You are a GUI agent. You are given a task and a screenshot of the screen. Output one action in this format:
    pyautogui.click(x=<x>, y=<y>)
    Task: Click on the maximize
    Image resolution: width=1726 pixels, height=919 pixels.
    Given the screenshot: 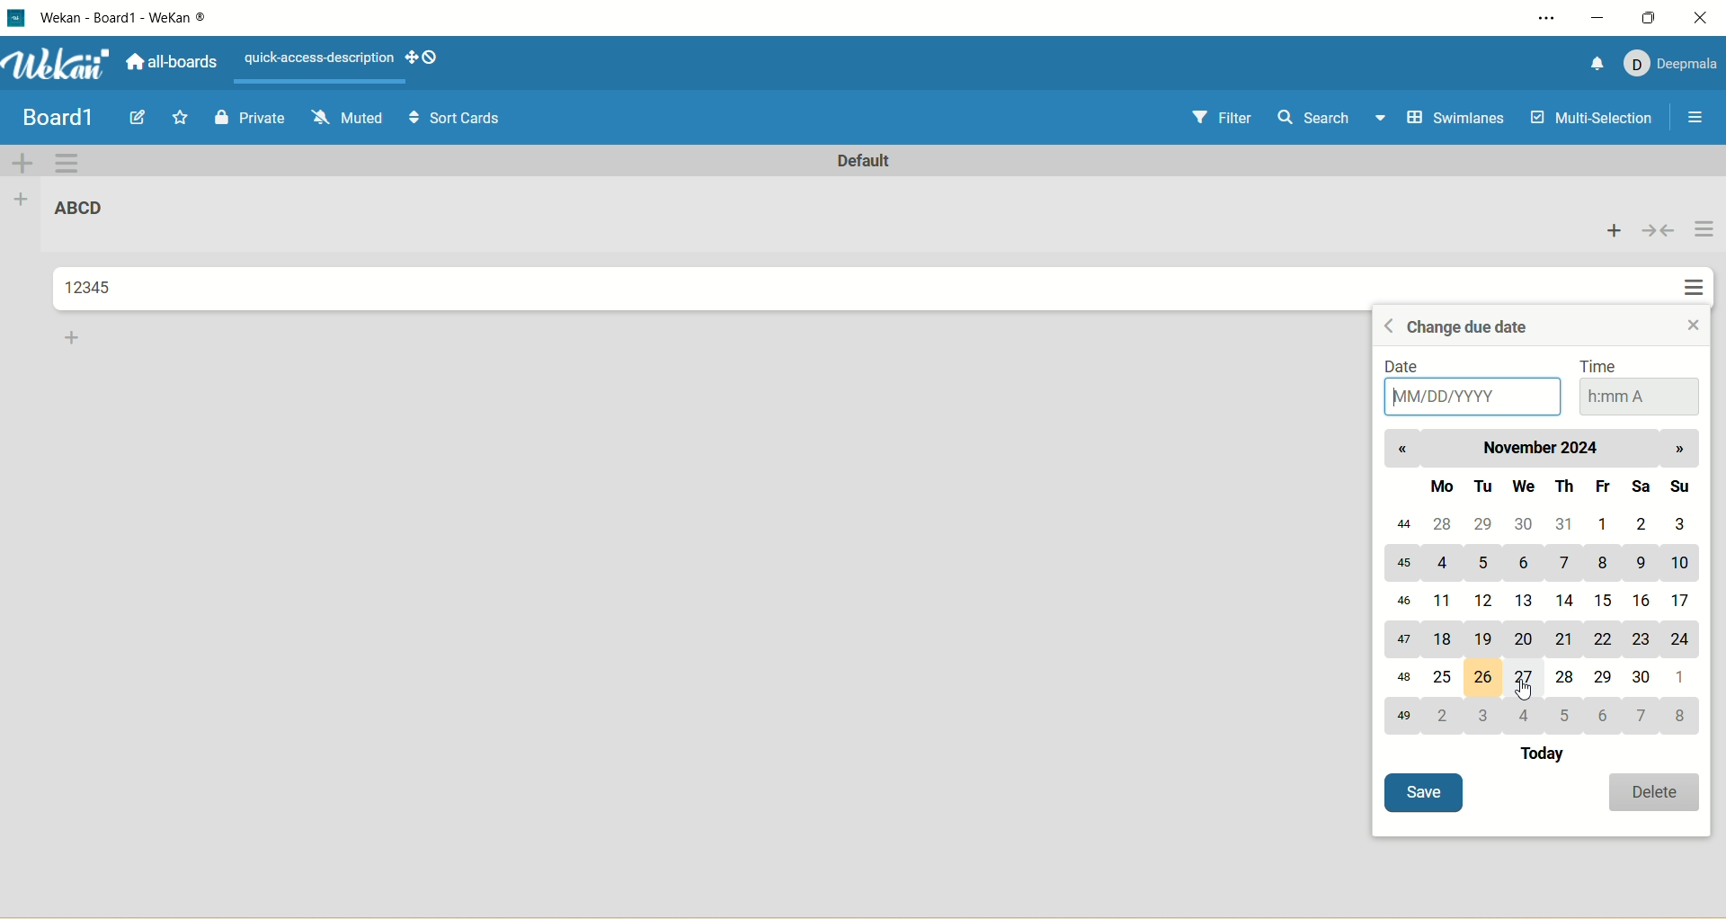 What is the action you would take?
    pyautogui.click(x=1652, y=17)
    